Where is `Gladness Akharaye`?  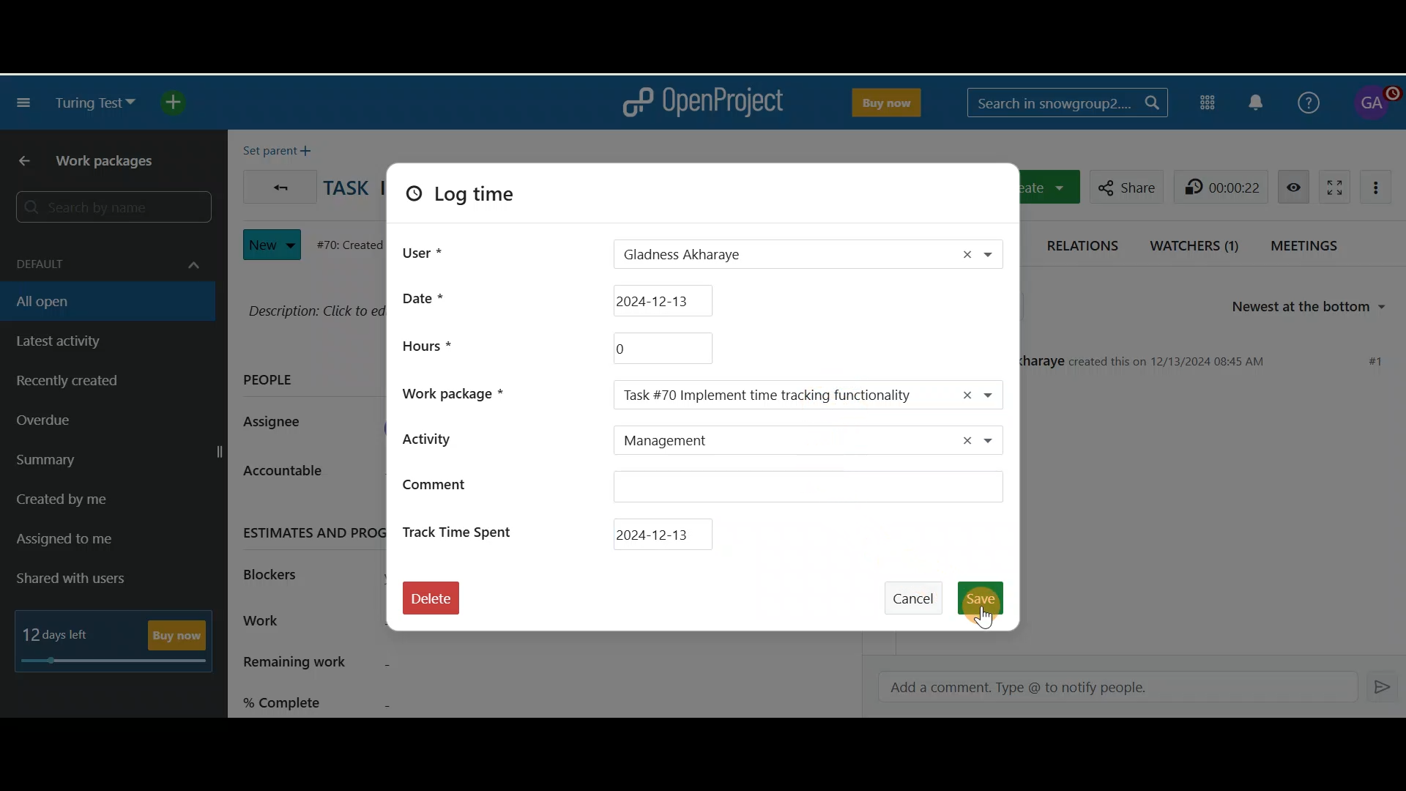 Gladness Akharaye is located at coordinates (761, 256).